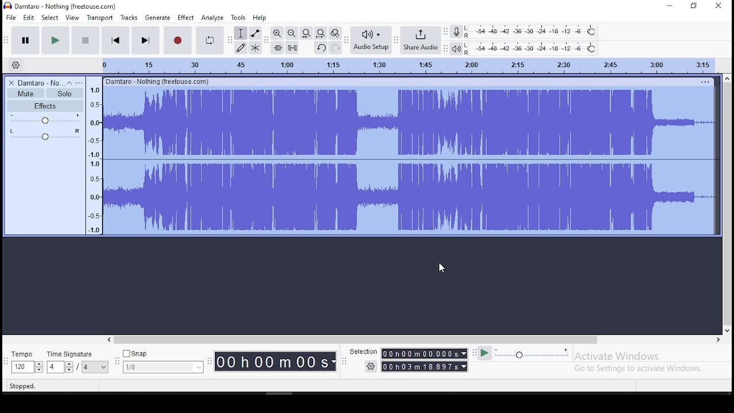  What do you see at coordinates (25, 40) in the screenshot?
I see `pause` at bounding box center [25, 40].